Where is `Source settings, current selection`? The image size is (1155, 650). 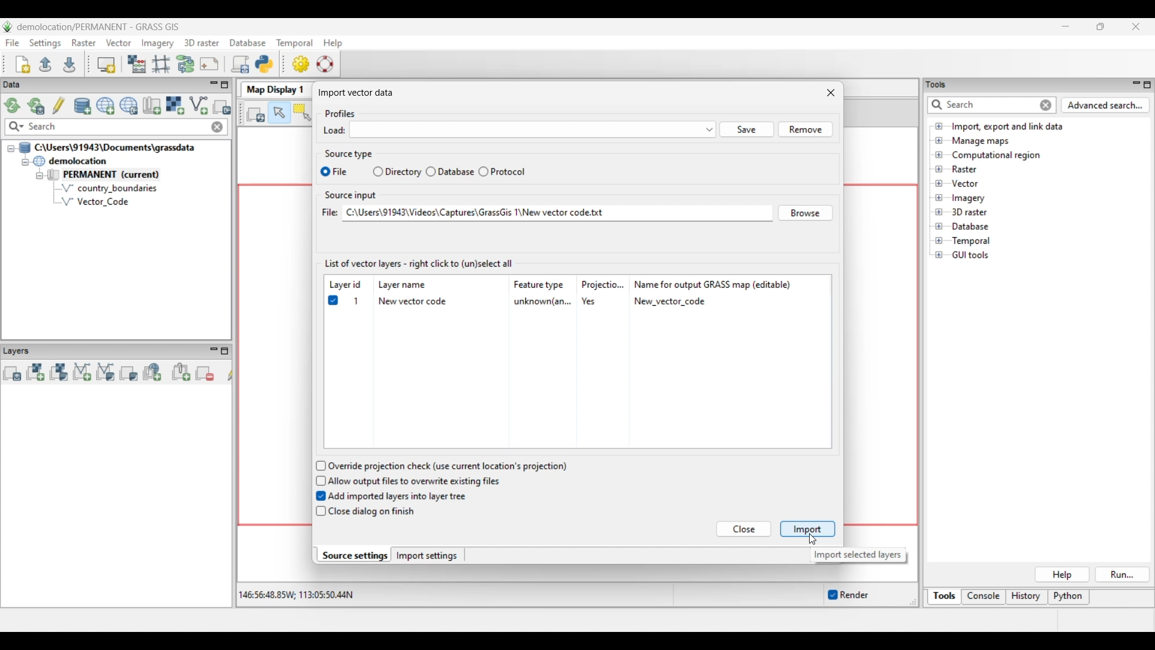
Source settings, current selection is located at coordinates (354, 555).